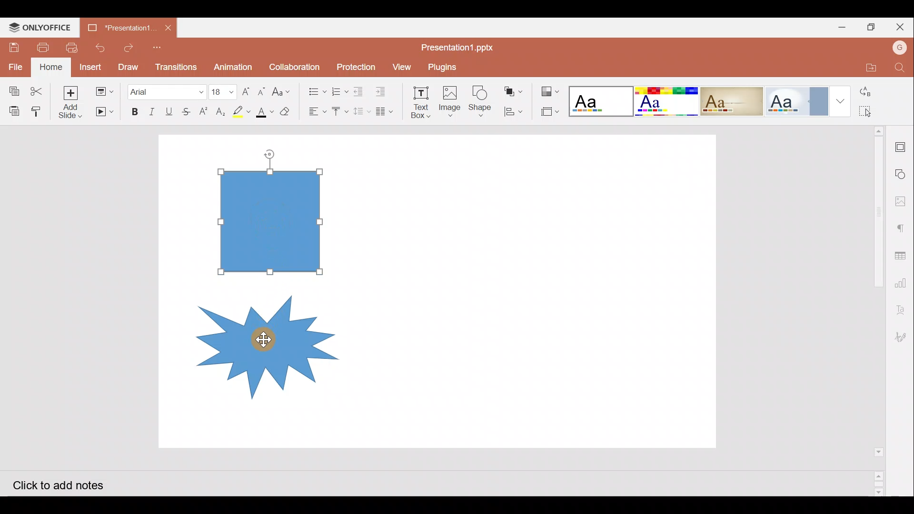  I want to click on Insert shape, so click(480, 97).